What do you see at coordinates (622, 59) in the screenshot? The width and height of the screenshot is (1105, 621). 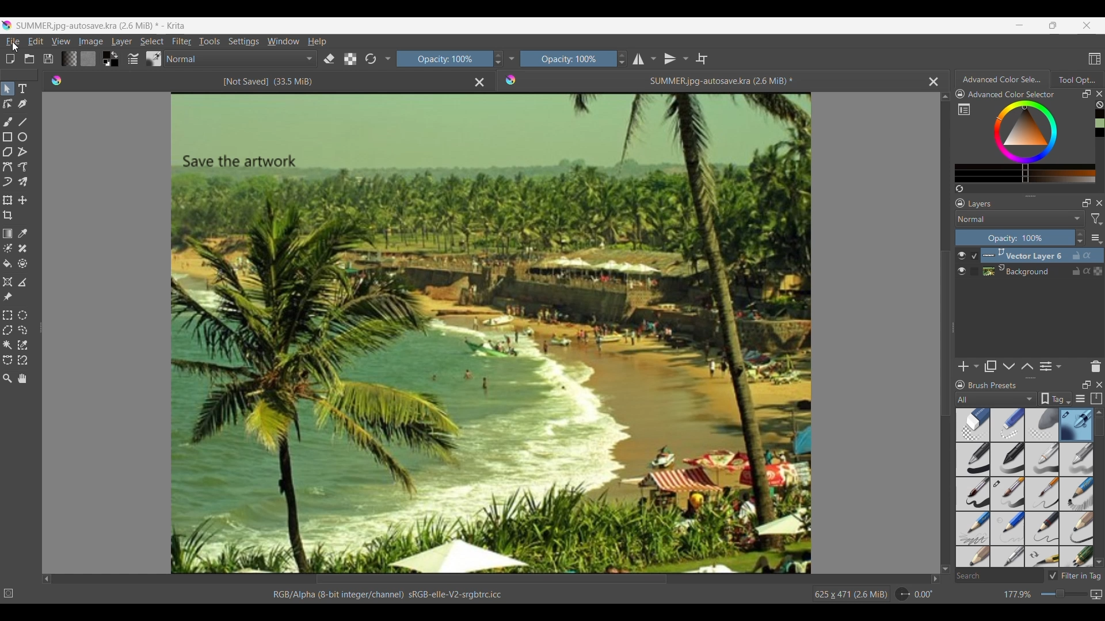 I see `Increase/Decrease opacity` at bounding box center [622, 59].